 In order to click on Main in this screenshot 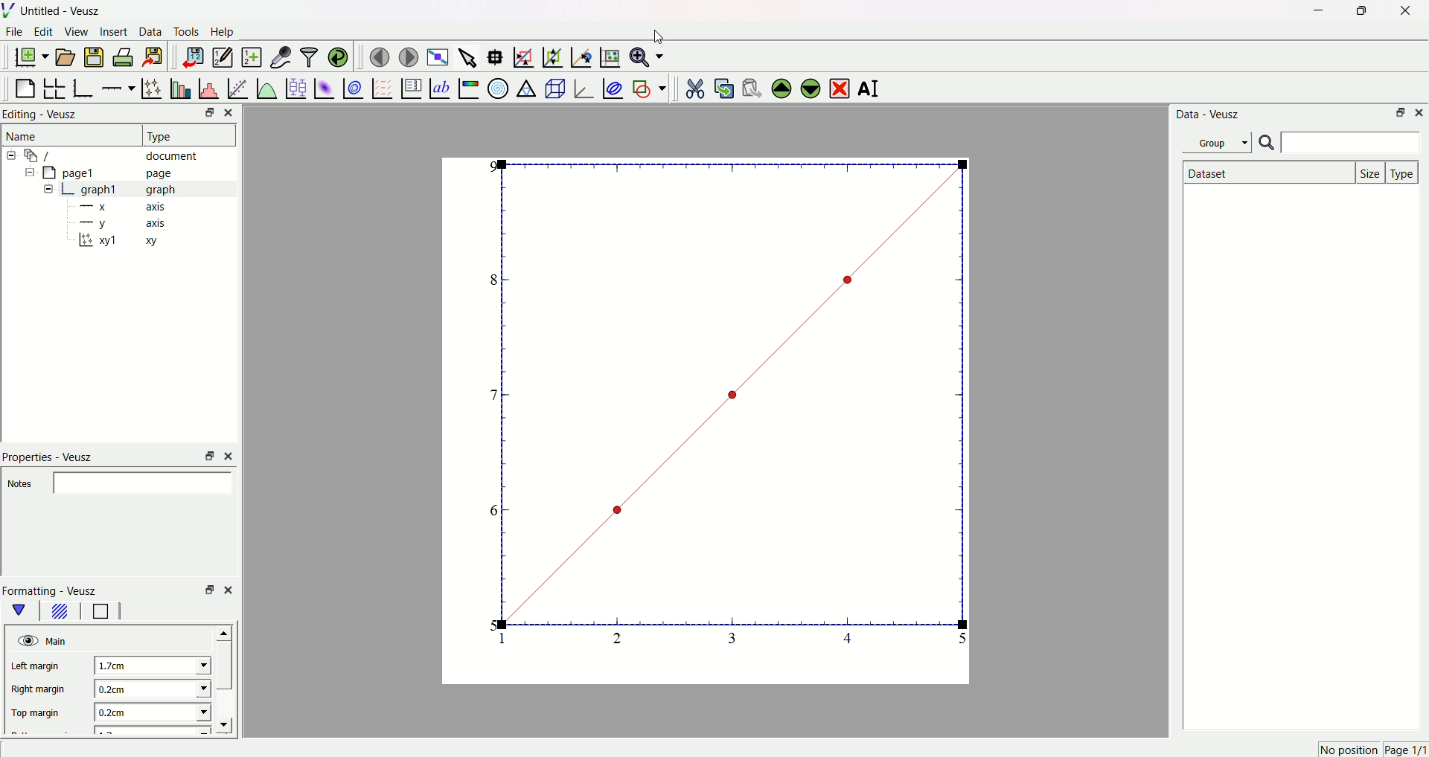, I will do `click(59, 640)`.